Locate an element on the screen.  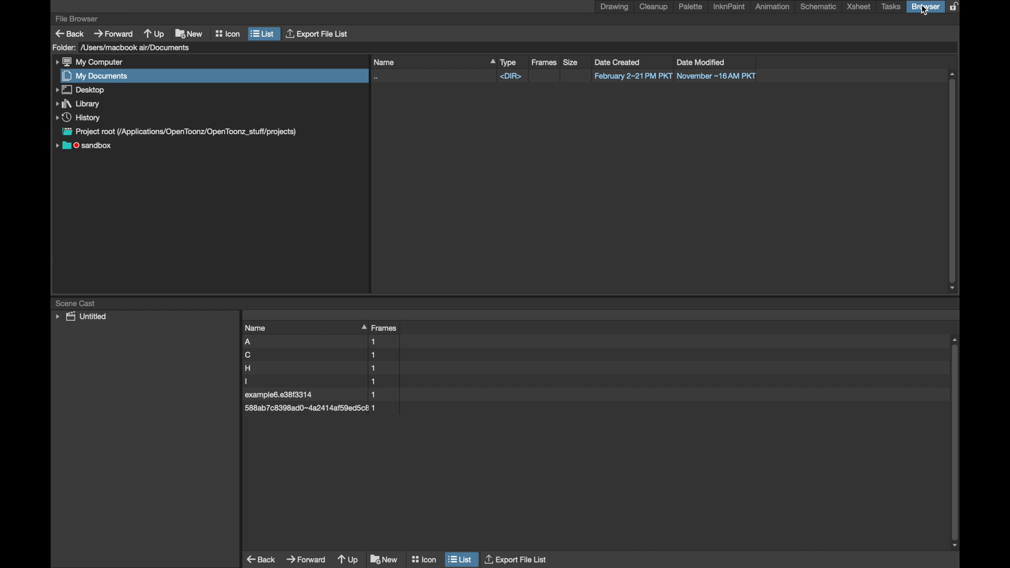
forward is located at coordinates (114, 33).